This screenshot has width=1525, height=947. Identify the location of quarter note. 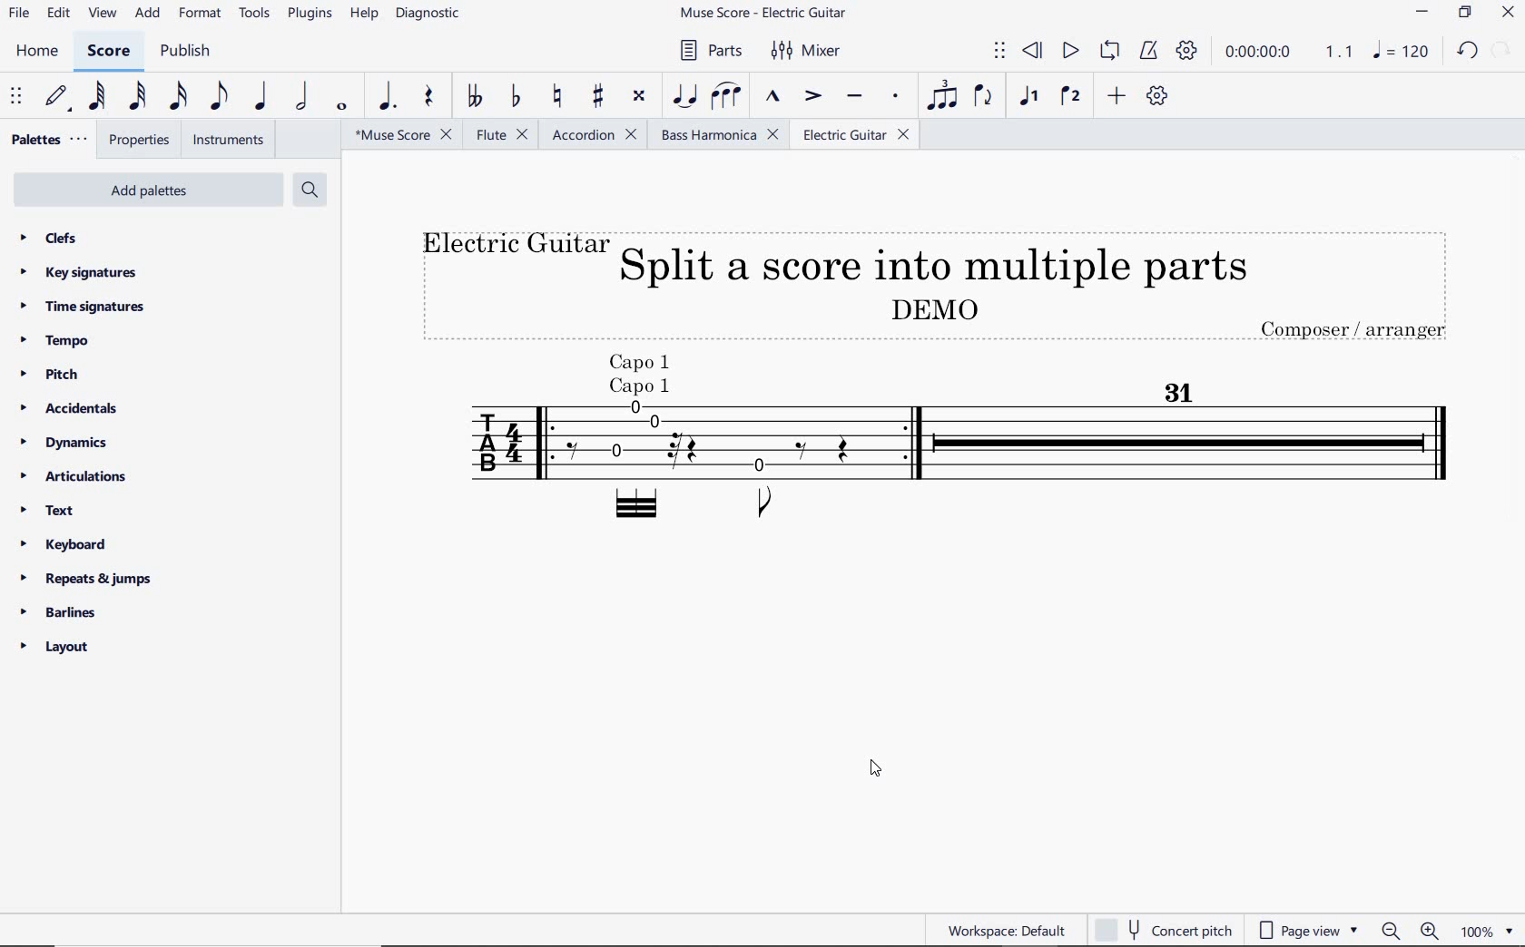
(263, 94).